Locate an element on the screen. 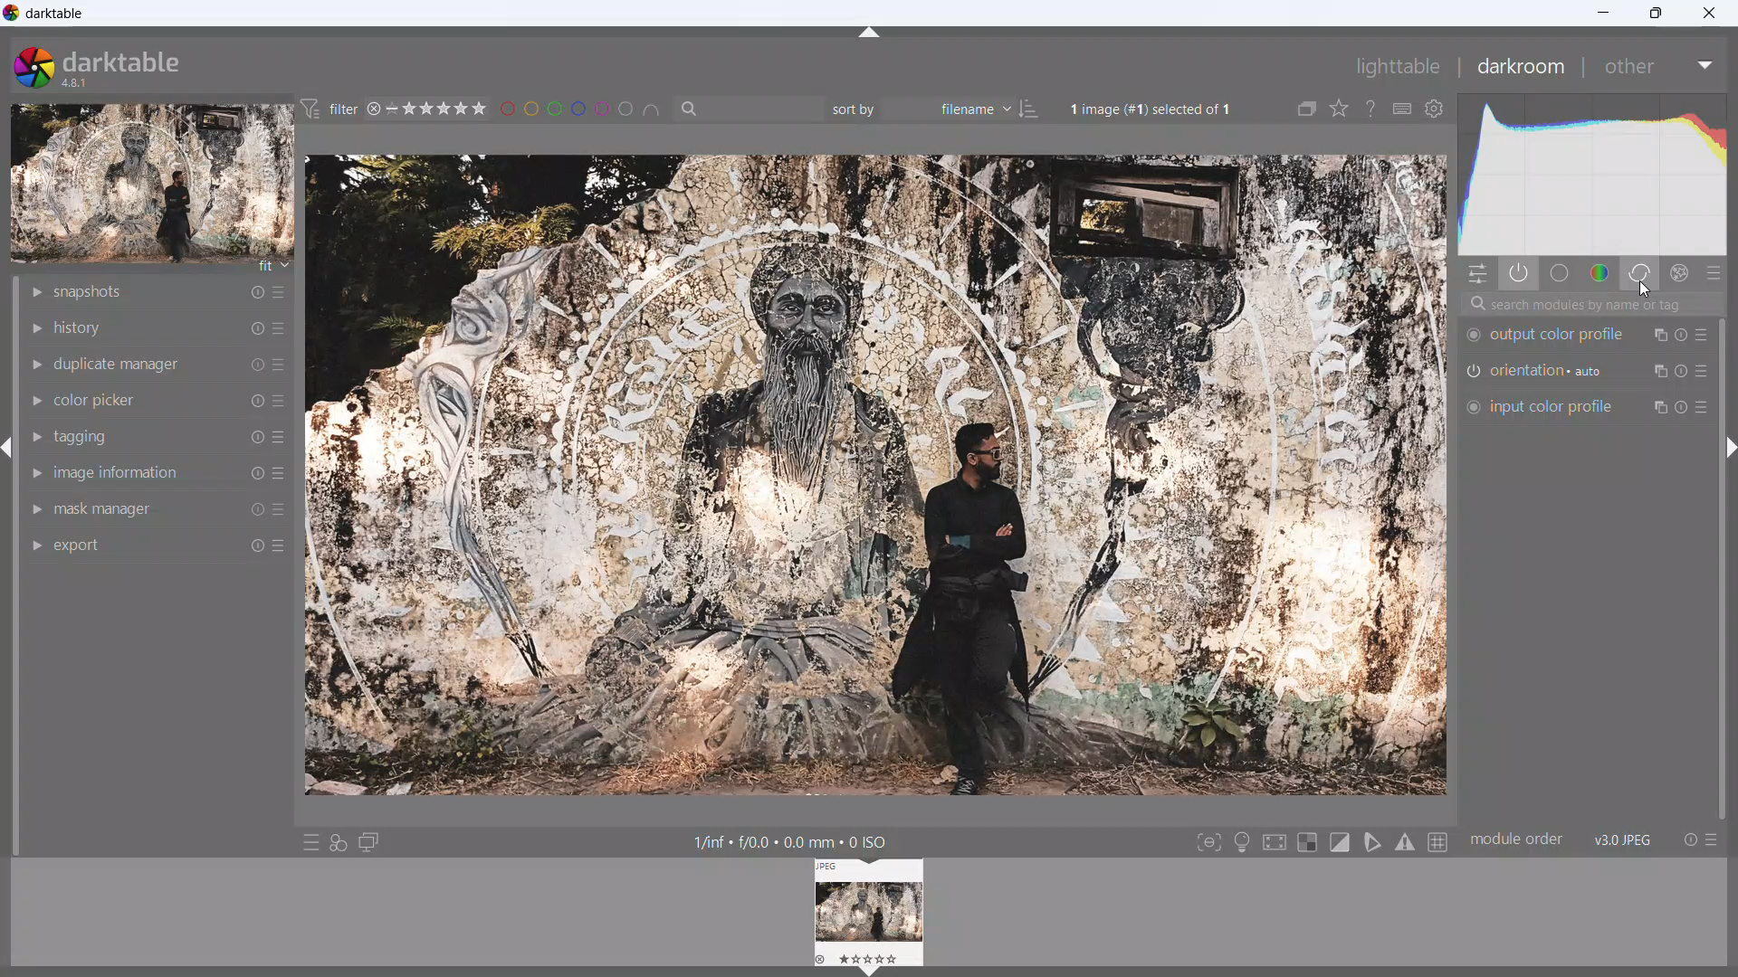  tagging is located at coordinates (84, 438).